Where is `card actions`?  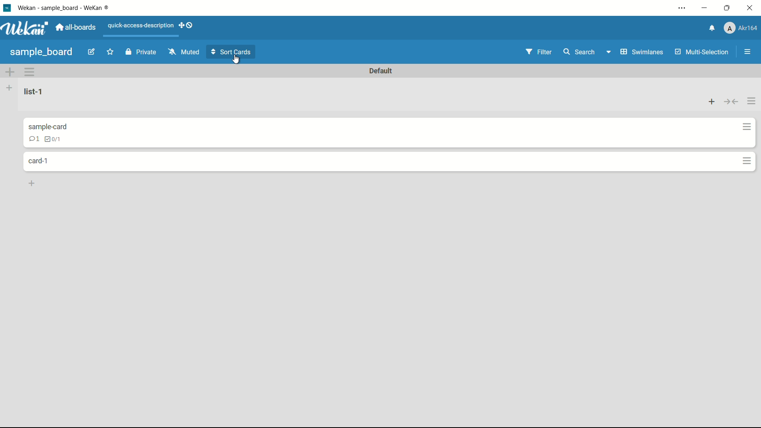 card actions is located at coordinates (746, 160).